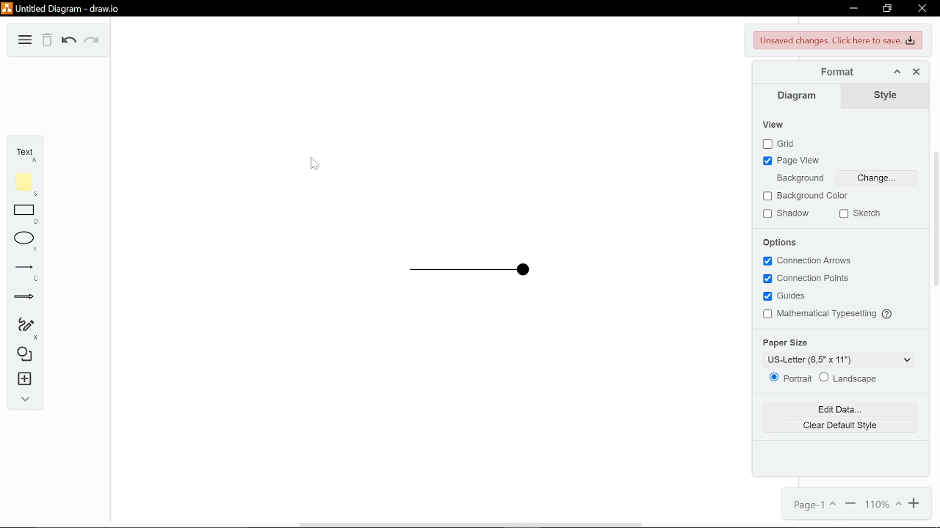 This screenshot has height=528, width=940. I want to click on Scroll Bar, so click(475, 520).